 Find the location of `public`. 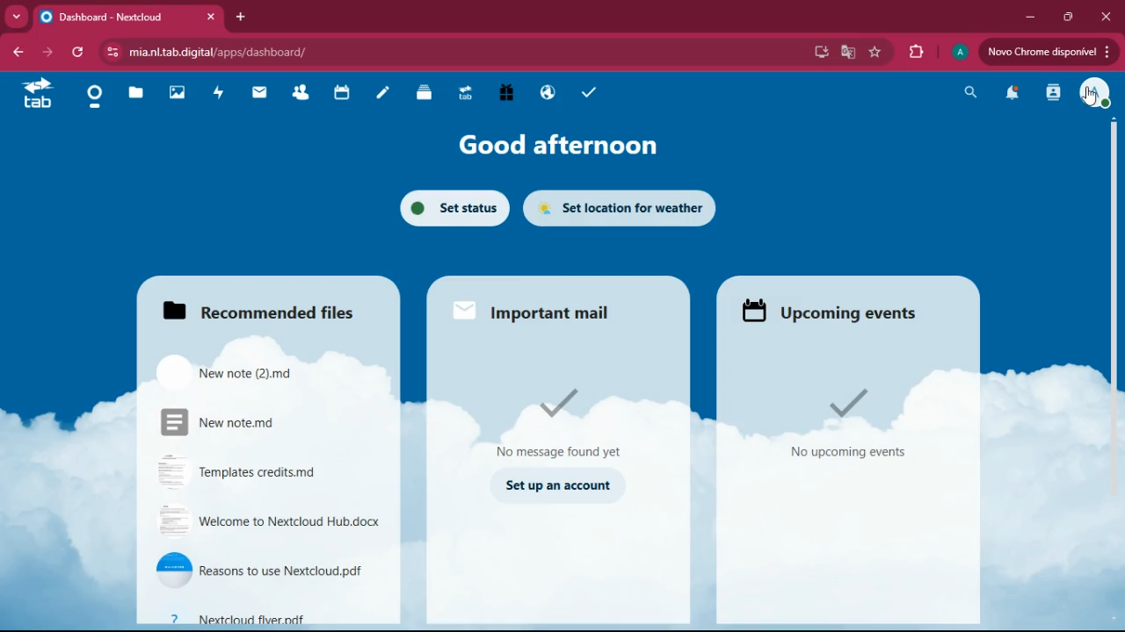

public is located at coordinates (548, 93).